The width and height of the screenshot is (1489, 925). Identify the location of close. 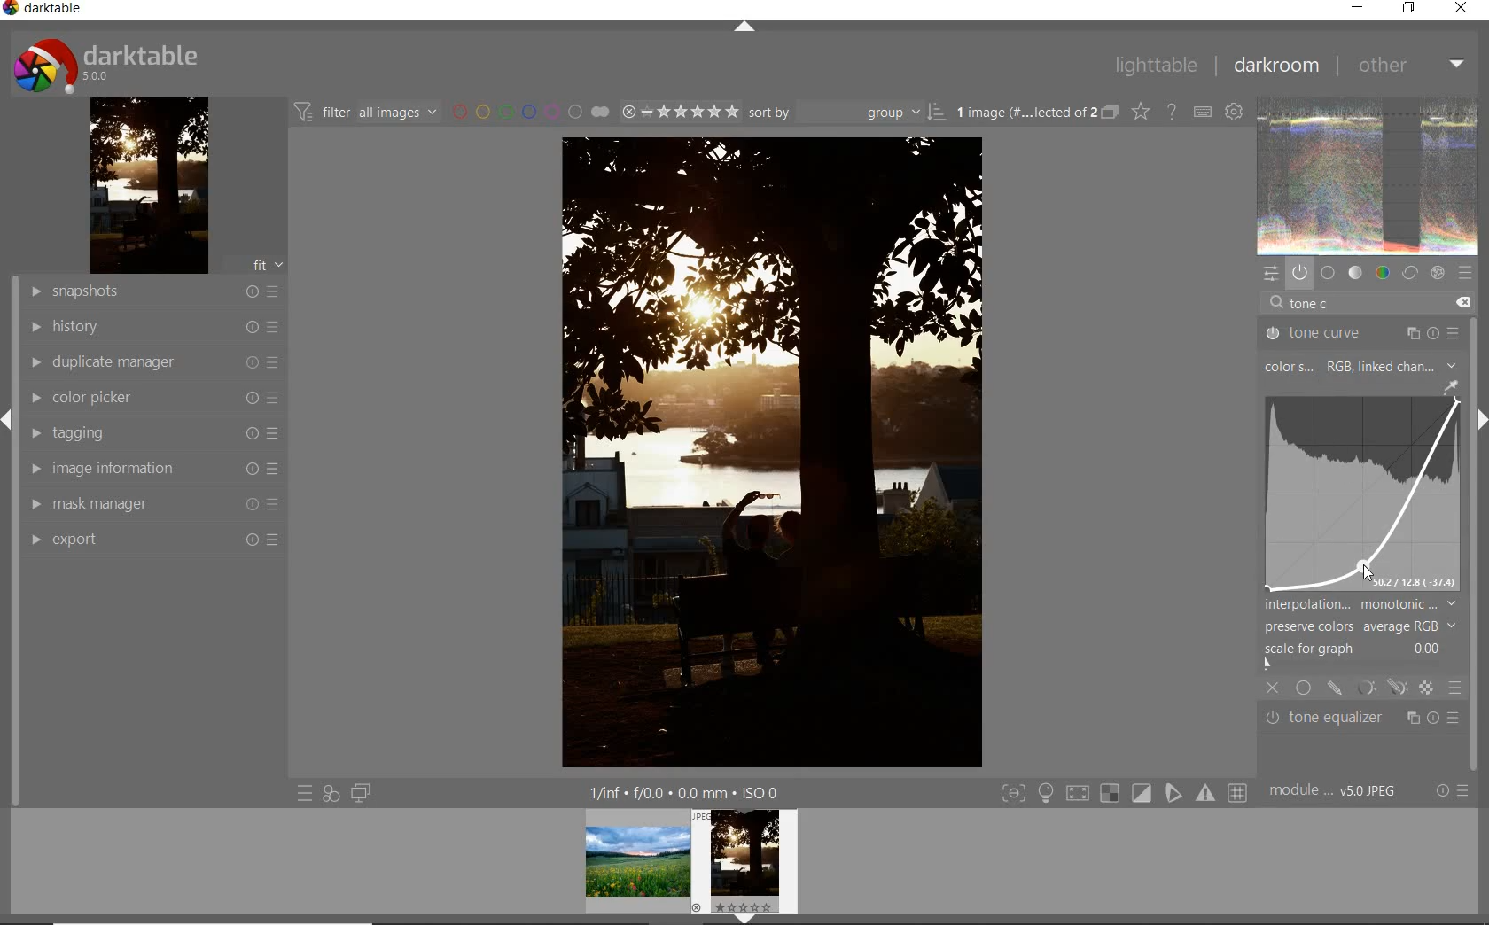
(1462, 9).